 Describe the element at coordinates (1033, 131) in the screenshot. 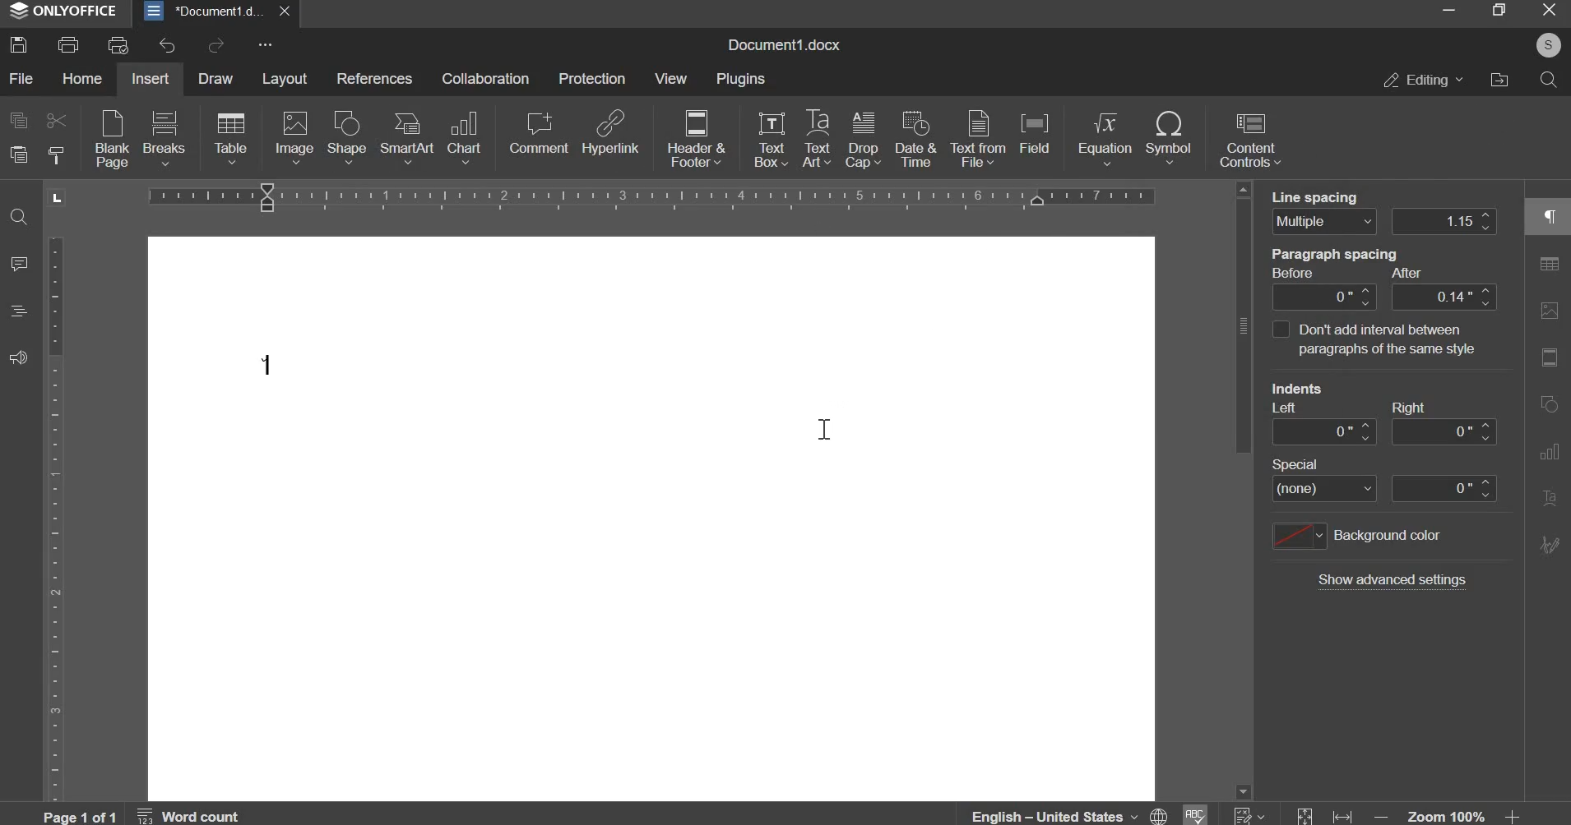

I see `field` at that location.